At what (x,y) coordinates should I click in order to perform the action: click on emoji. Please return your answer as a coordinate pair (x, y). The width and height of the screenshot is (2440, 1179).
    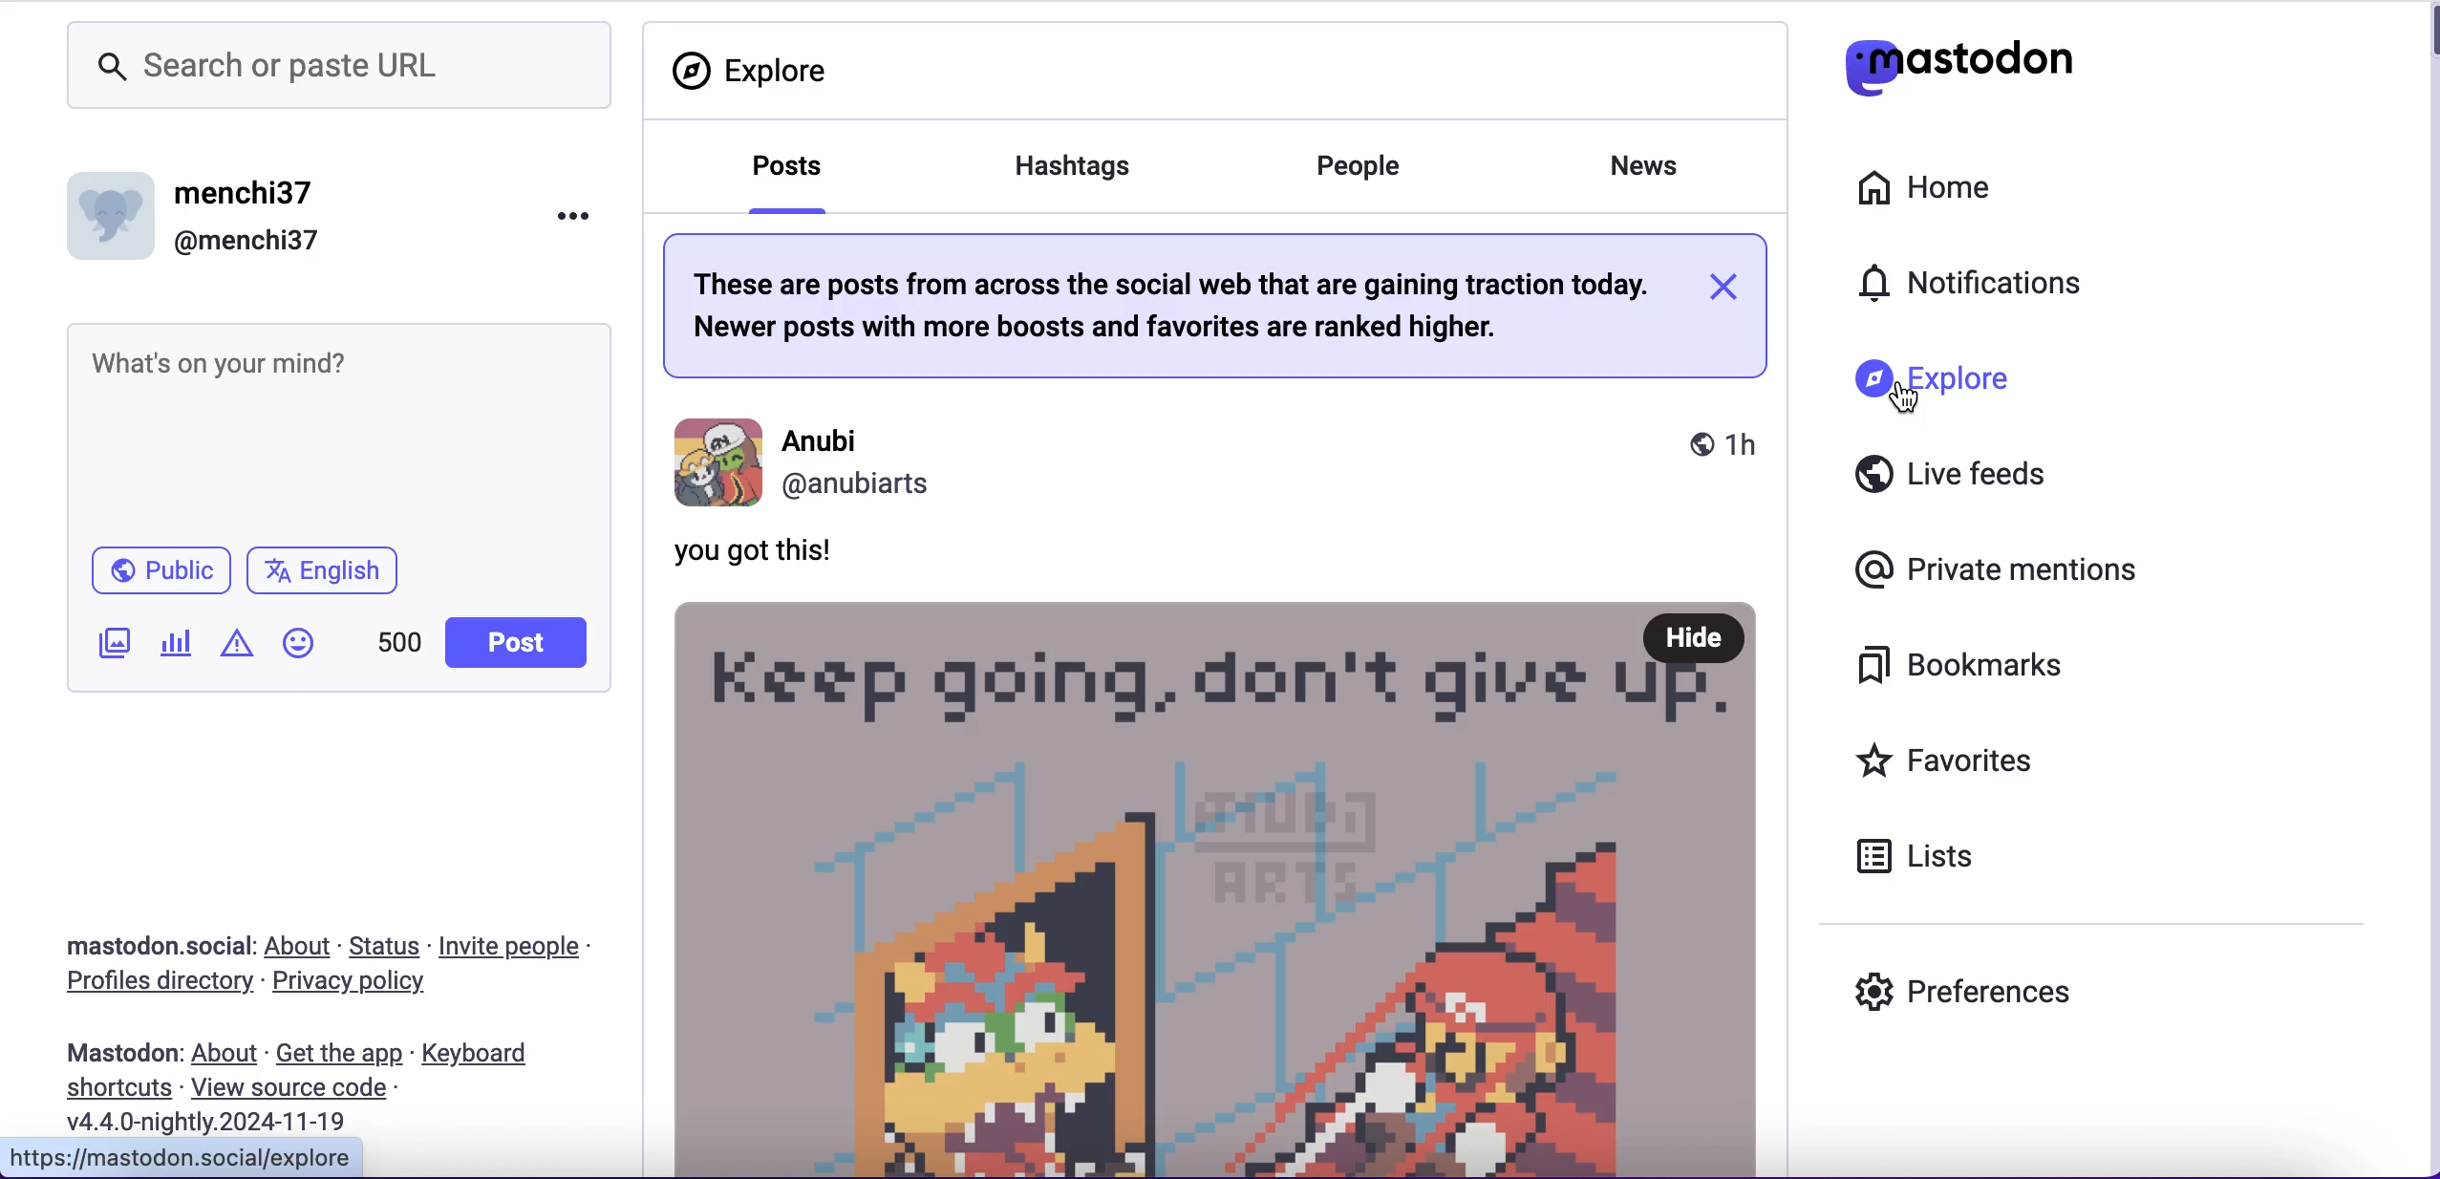
    Looking at the image, I should click on (305, 644).